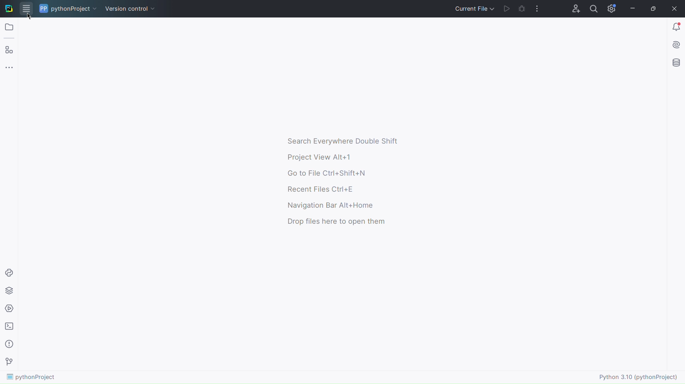 The height and width of the screenshot is (384, 685). What do you see at coordinates (9, 362) in the screenshot?
I see `Version Control` at bounding box center [9, 362].